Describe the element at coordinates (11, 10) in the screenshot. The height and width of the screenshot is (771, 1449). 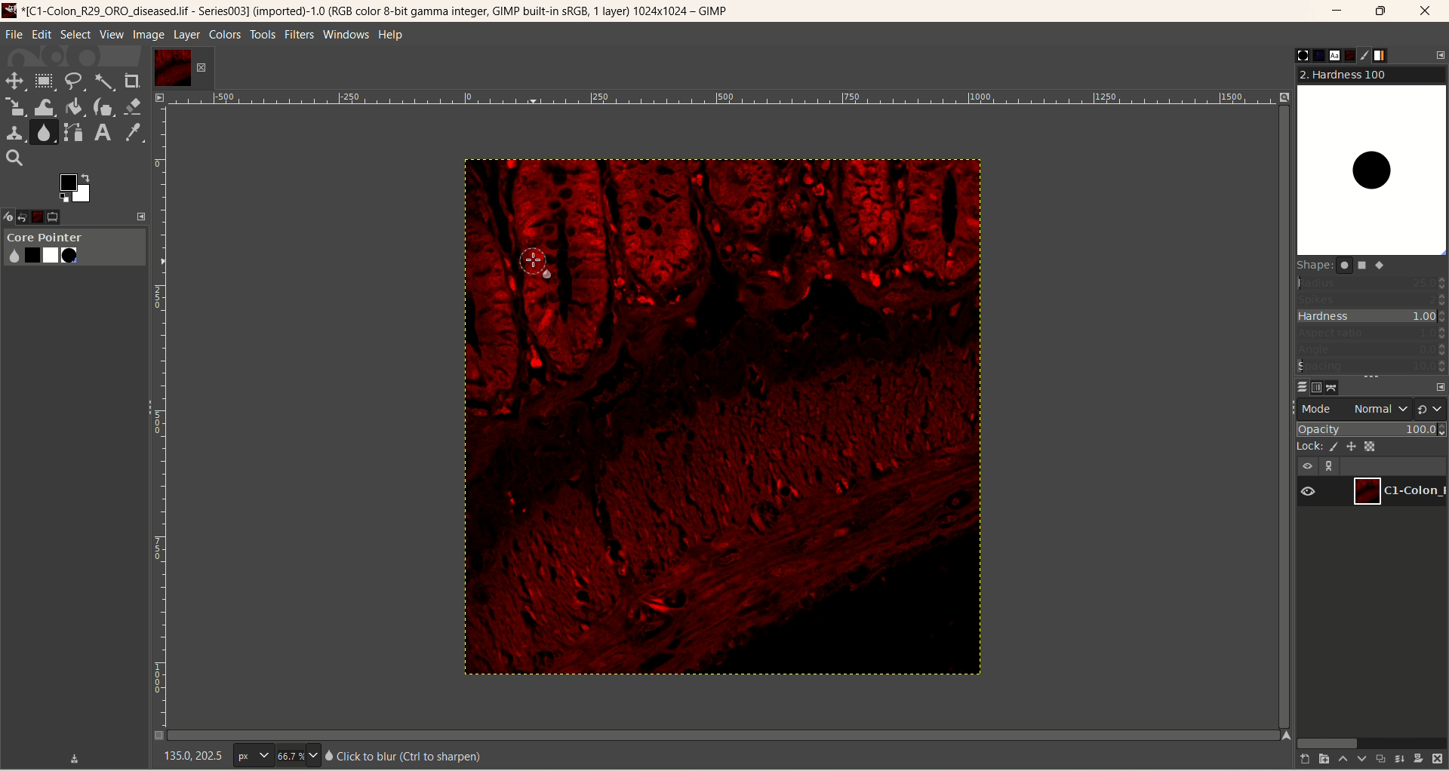
I see `logo` at that location.